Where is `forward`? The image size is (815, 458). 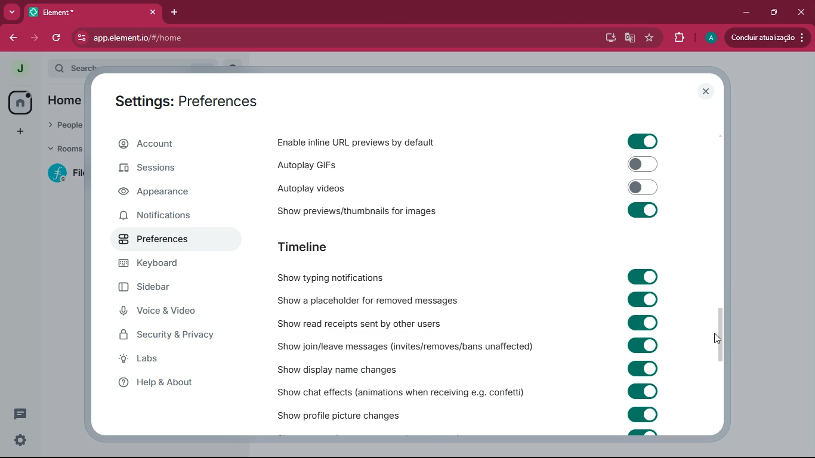
forward is located at coordinates (36, 38).